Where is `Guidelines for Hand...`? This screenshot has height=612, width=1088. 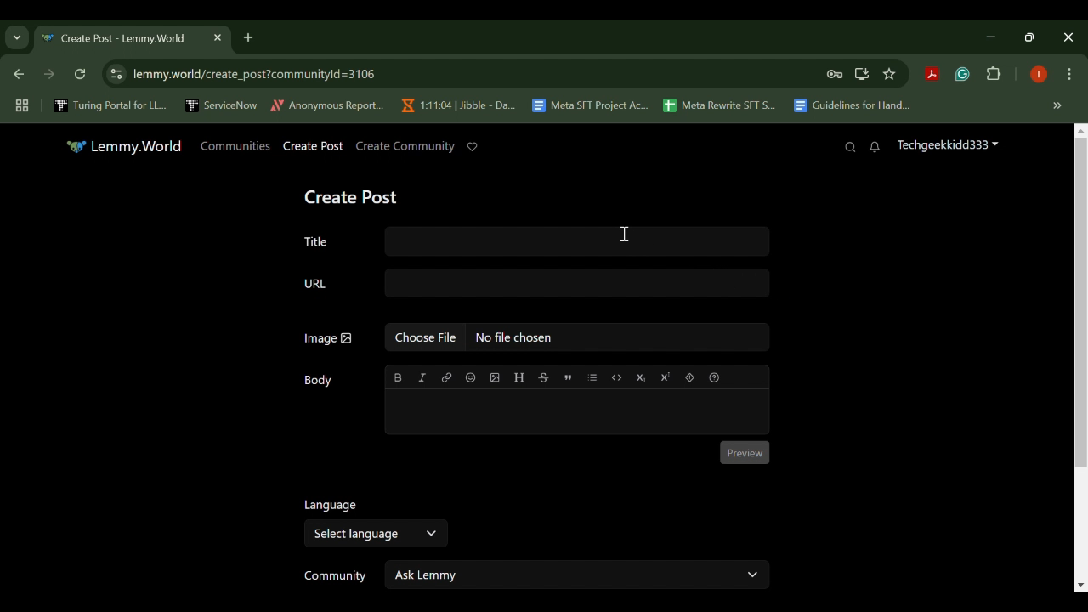
Guidelines for Hand... is located at coordinates (850, 105).